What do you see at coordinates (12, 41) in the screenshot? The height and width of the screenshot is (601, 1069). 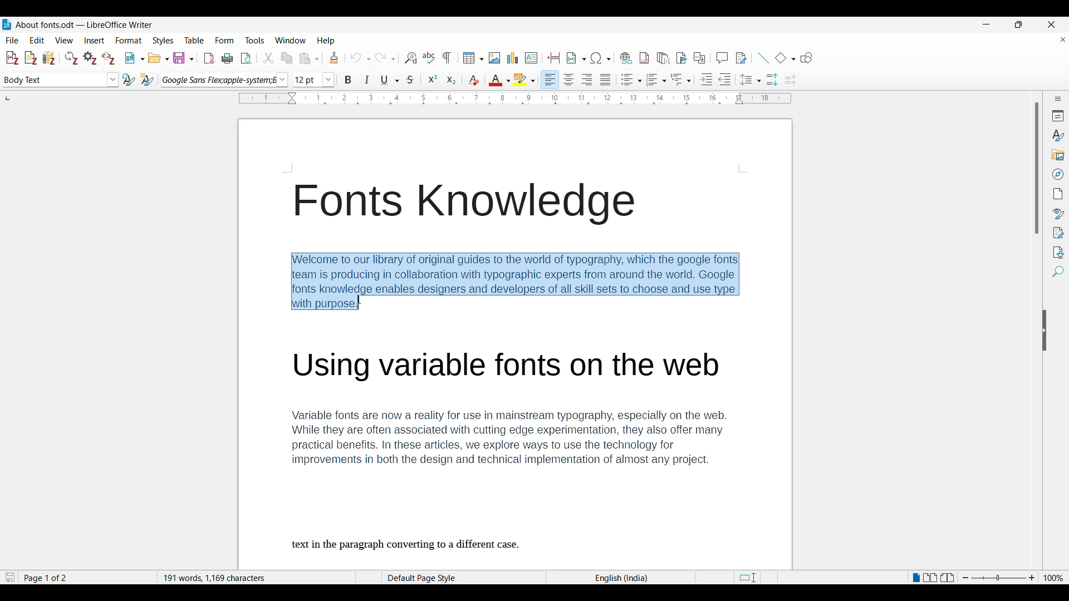 I see `File menu` at bounding box center [12, 41].